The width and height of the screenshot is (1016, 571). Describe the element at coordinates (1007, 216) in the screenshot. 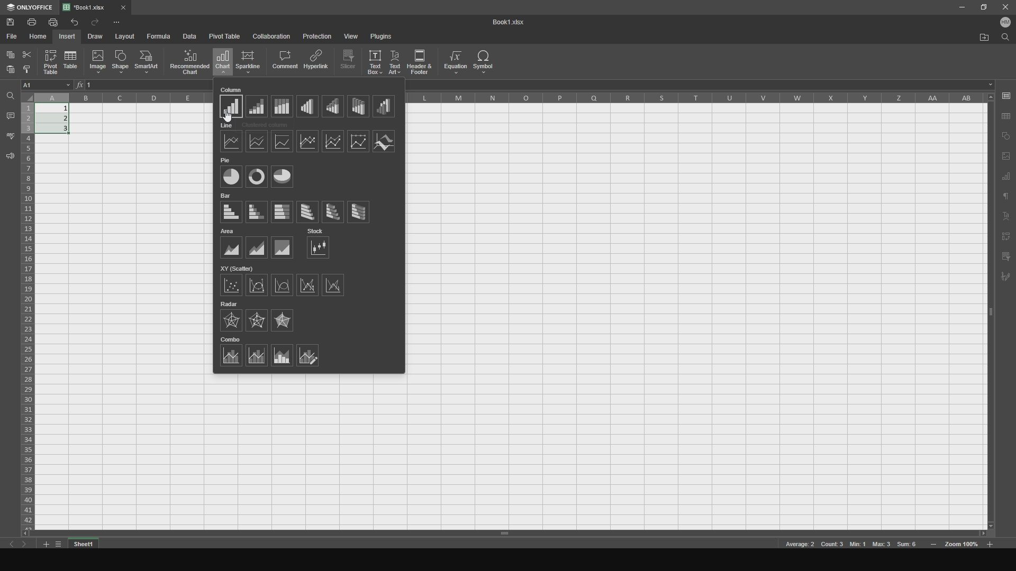

I see `text art` at that location.